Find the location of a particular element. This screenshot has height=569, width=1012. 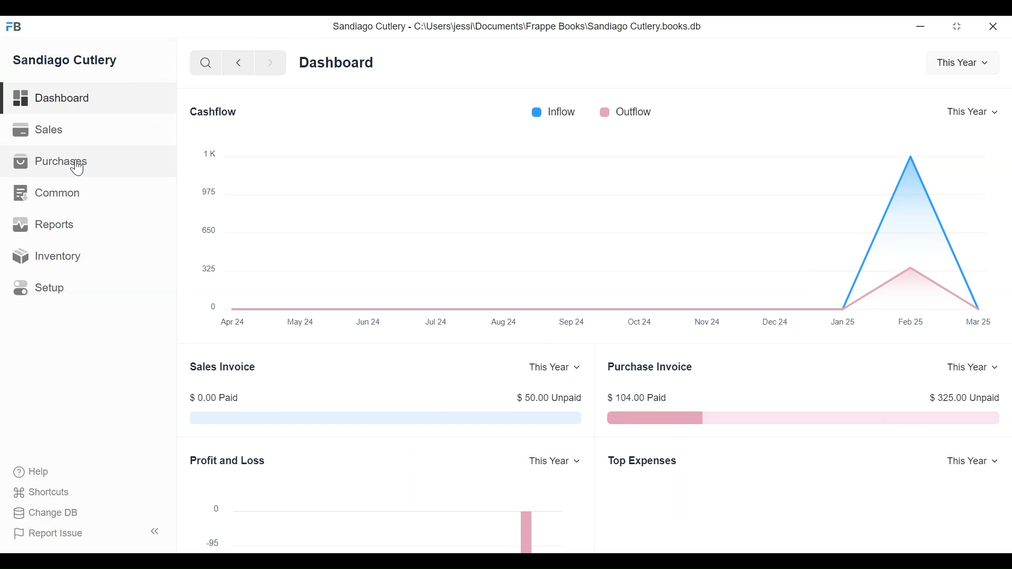

-95 is located at coordinates (213, 542).